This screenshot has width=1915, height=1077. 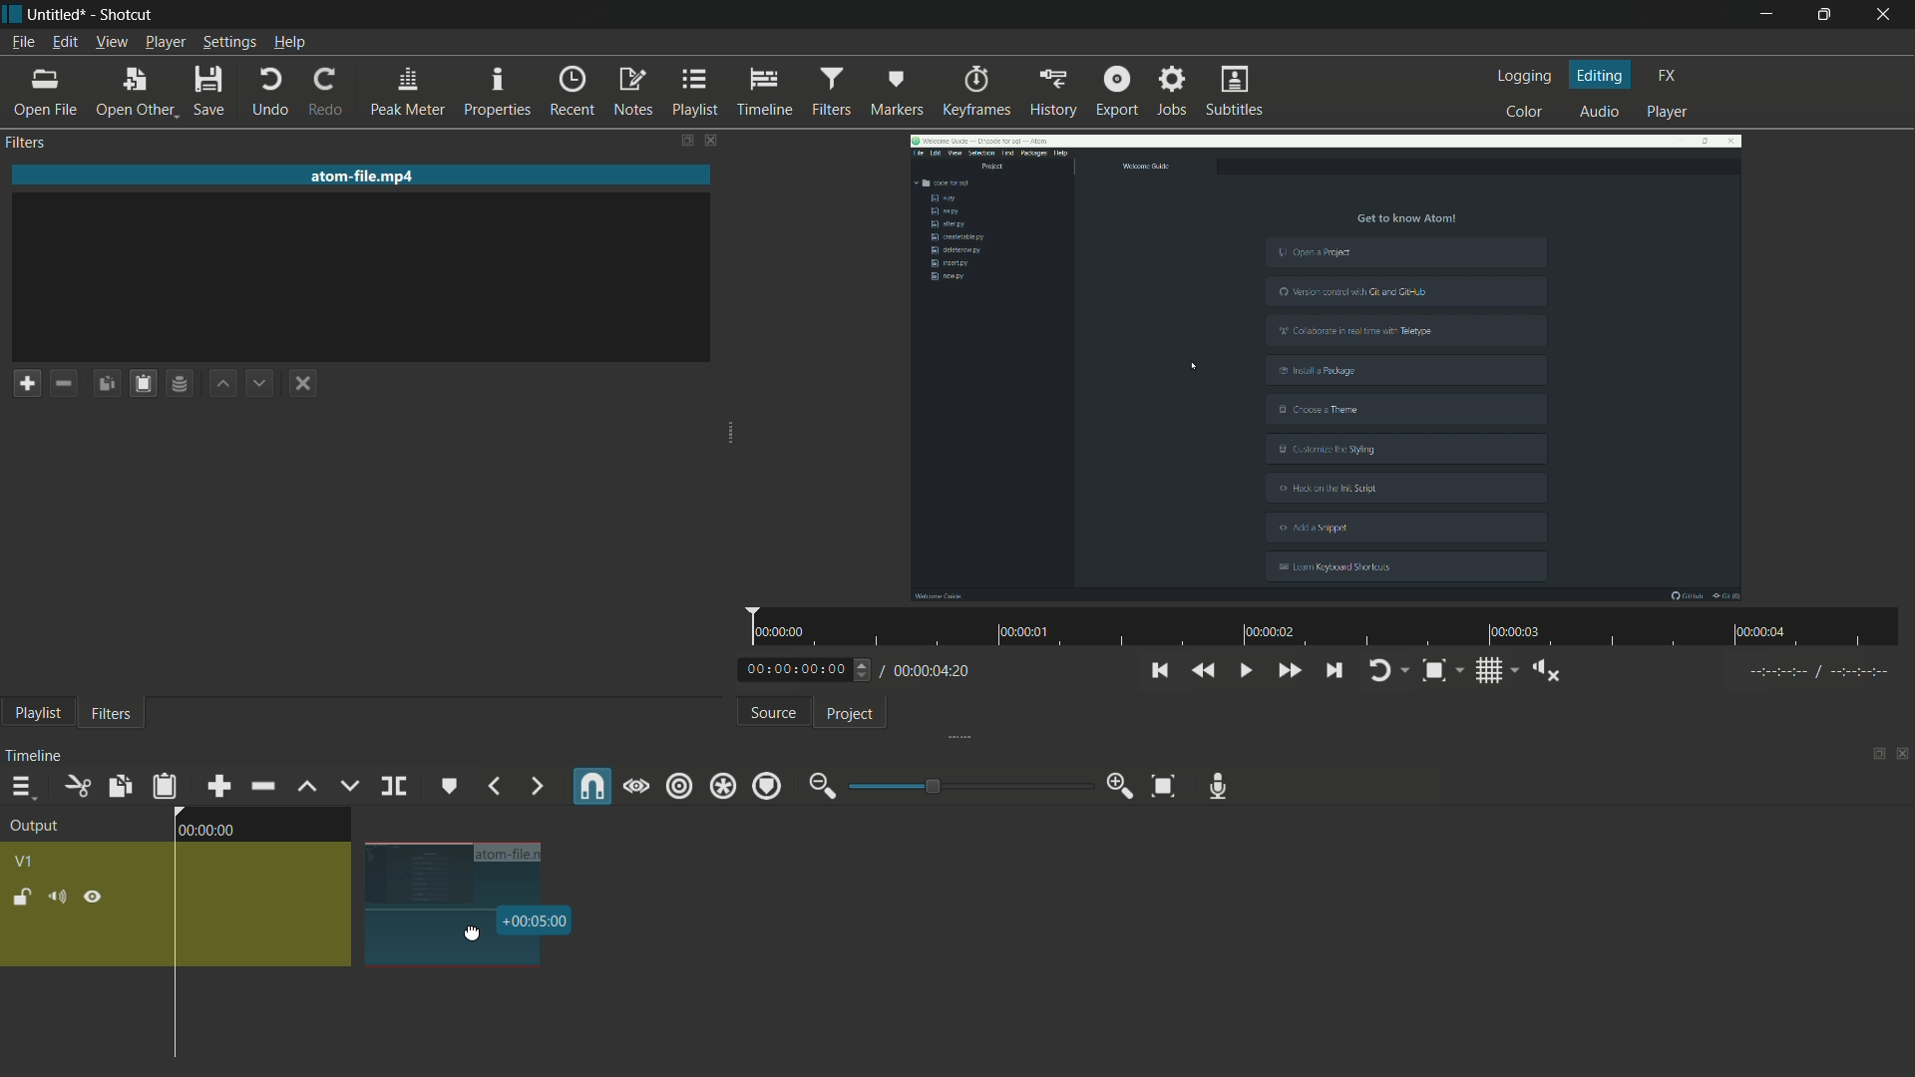 What do you see at coordinates (110, 714) in the screenshot?
I see `filters` at bounding box center [110, 714].